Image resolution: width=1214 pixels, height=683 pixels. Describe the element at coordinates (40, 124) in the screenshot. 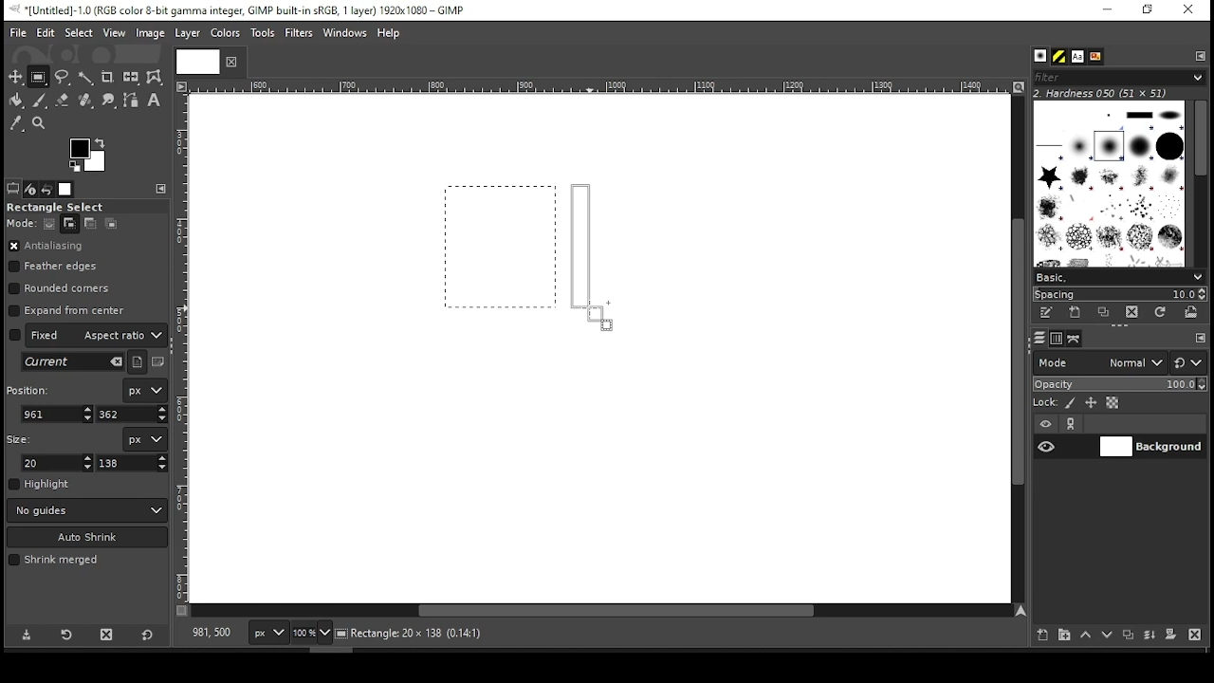

I see `zoom tool` at that location.